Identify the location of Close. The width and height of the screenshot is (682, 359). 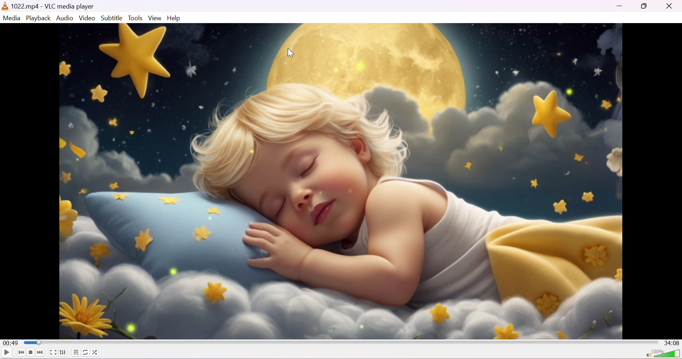
(669, 5).